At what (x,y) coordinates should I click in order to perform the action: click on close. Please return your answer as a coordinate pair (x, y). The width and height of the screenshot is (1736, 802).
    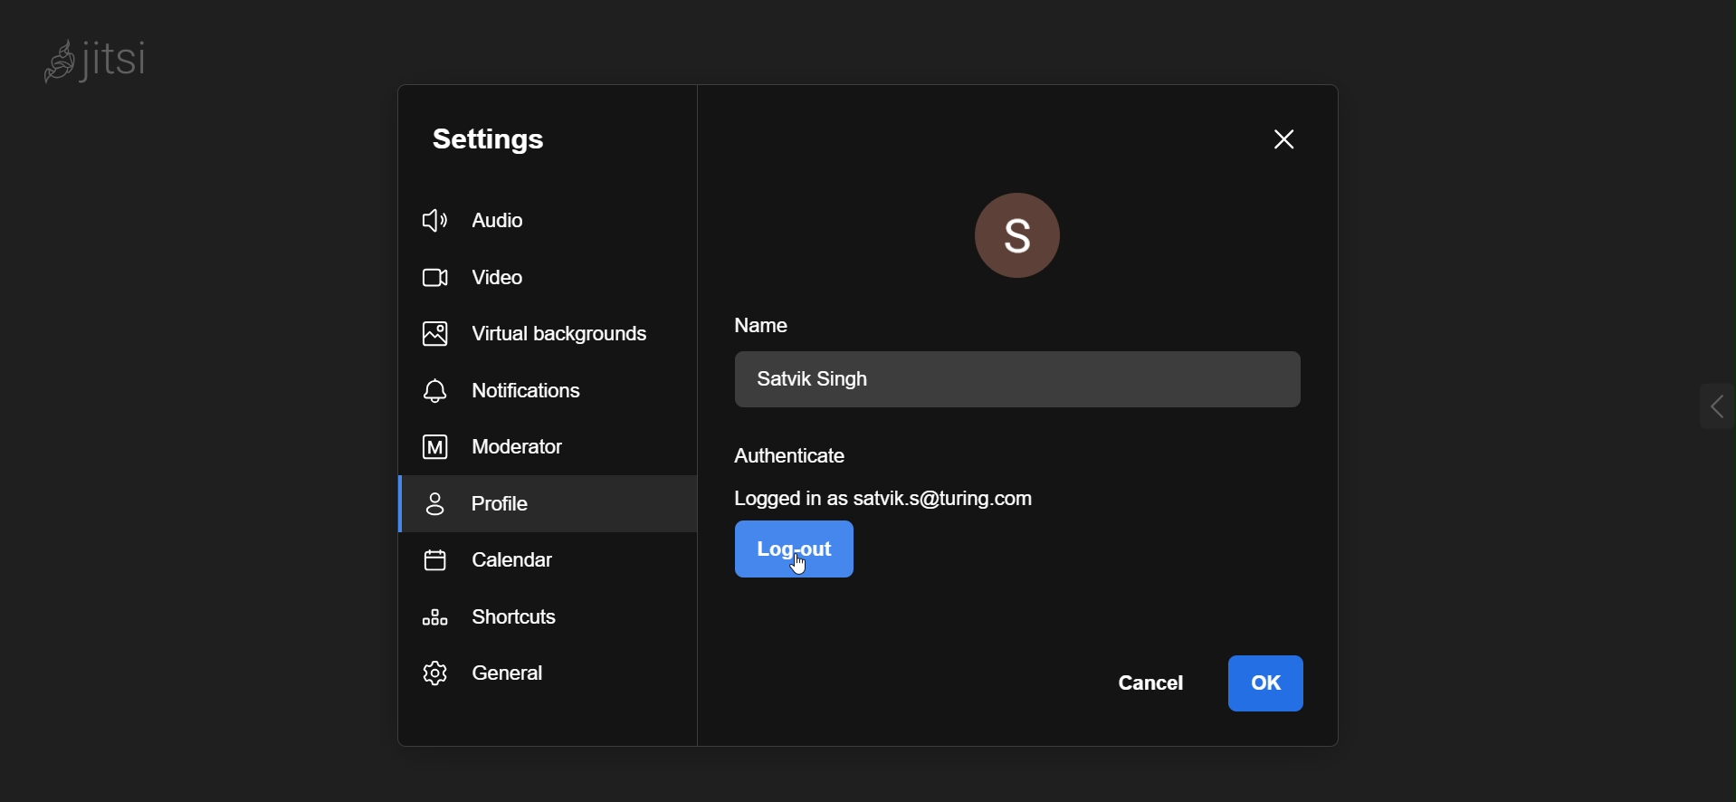
    Looking at the image, I should click on (1280, 144).